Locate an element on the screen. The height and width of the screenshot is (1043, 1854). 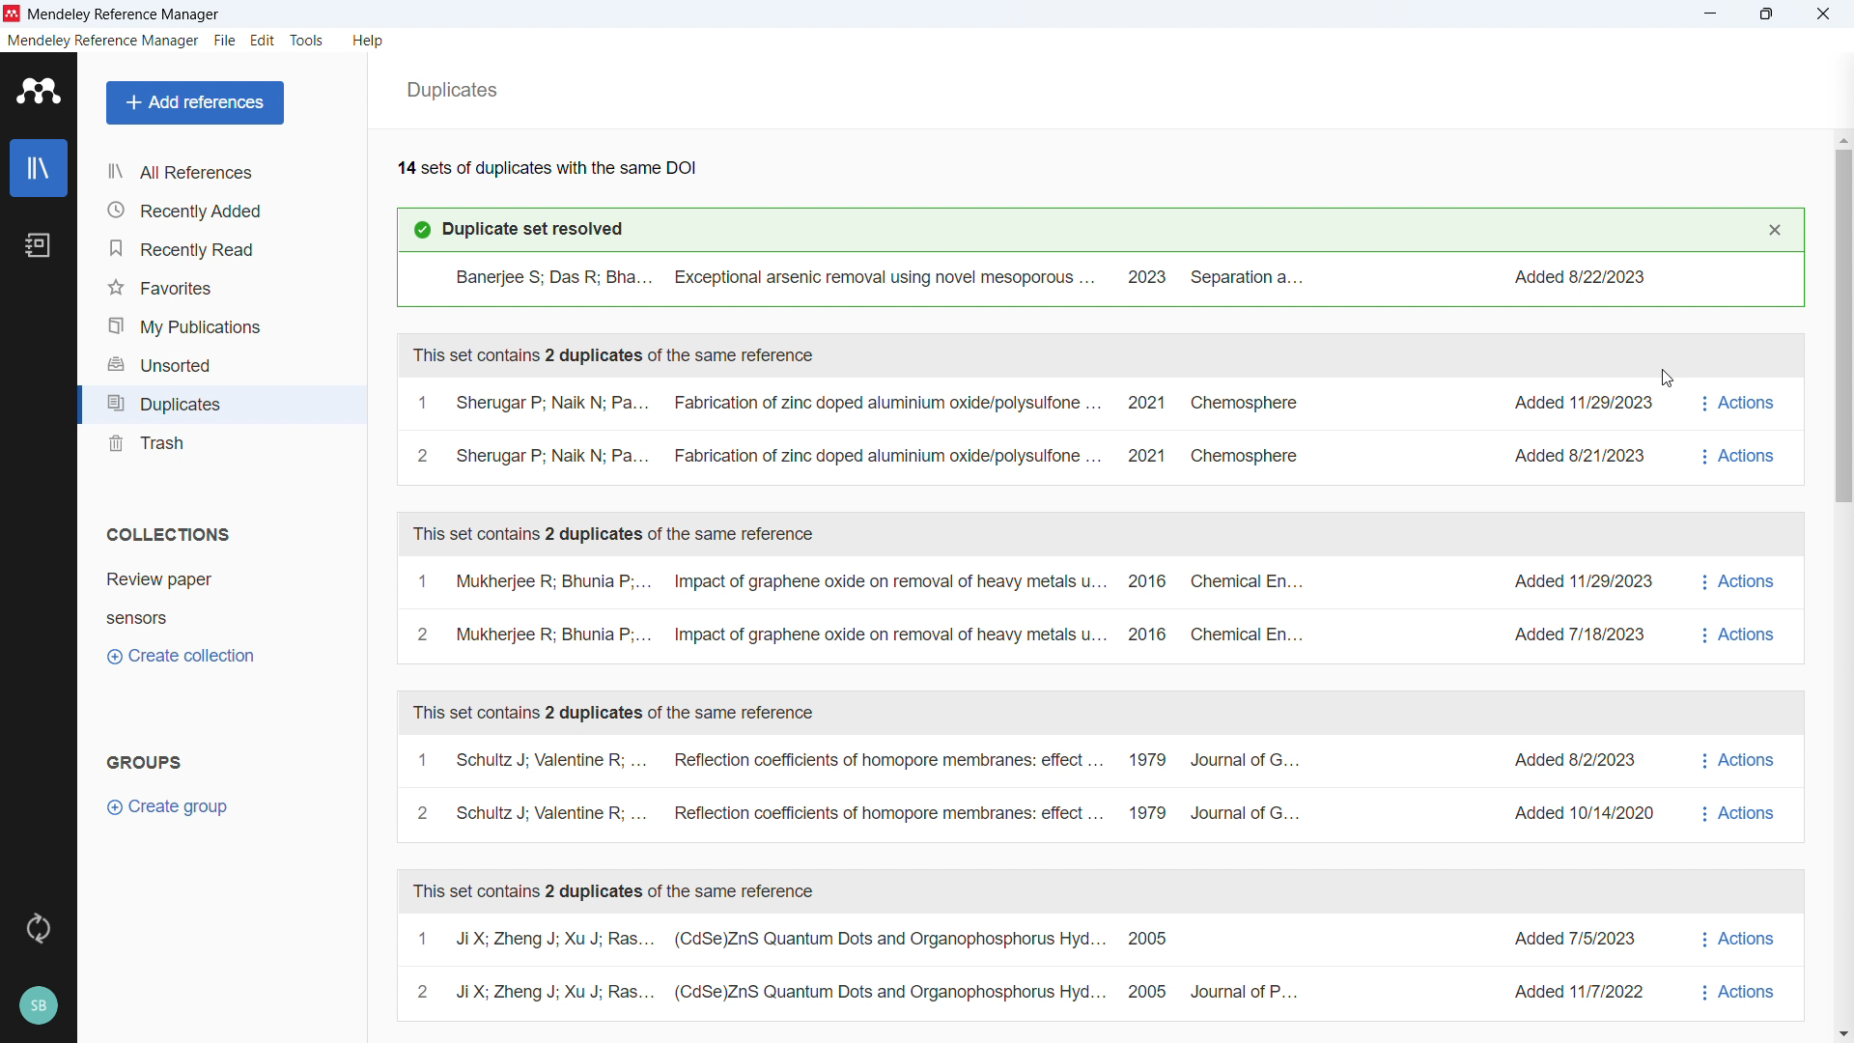
actions  is located at coordinates (1738, 787).